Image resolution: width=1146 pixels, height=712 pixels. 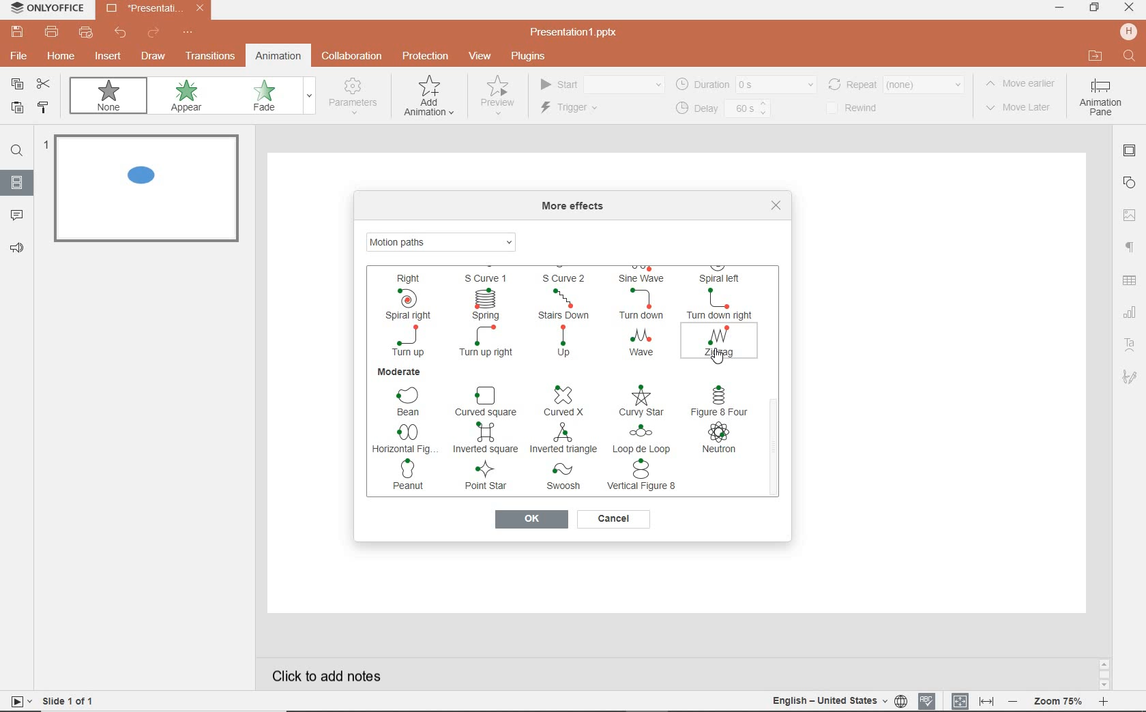 I want to click on protection, so click(x=424, y=55).